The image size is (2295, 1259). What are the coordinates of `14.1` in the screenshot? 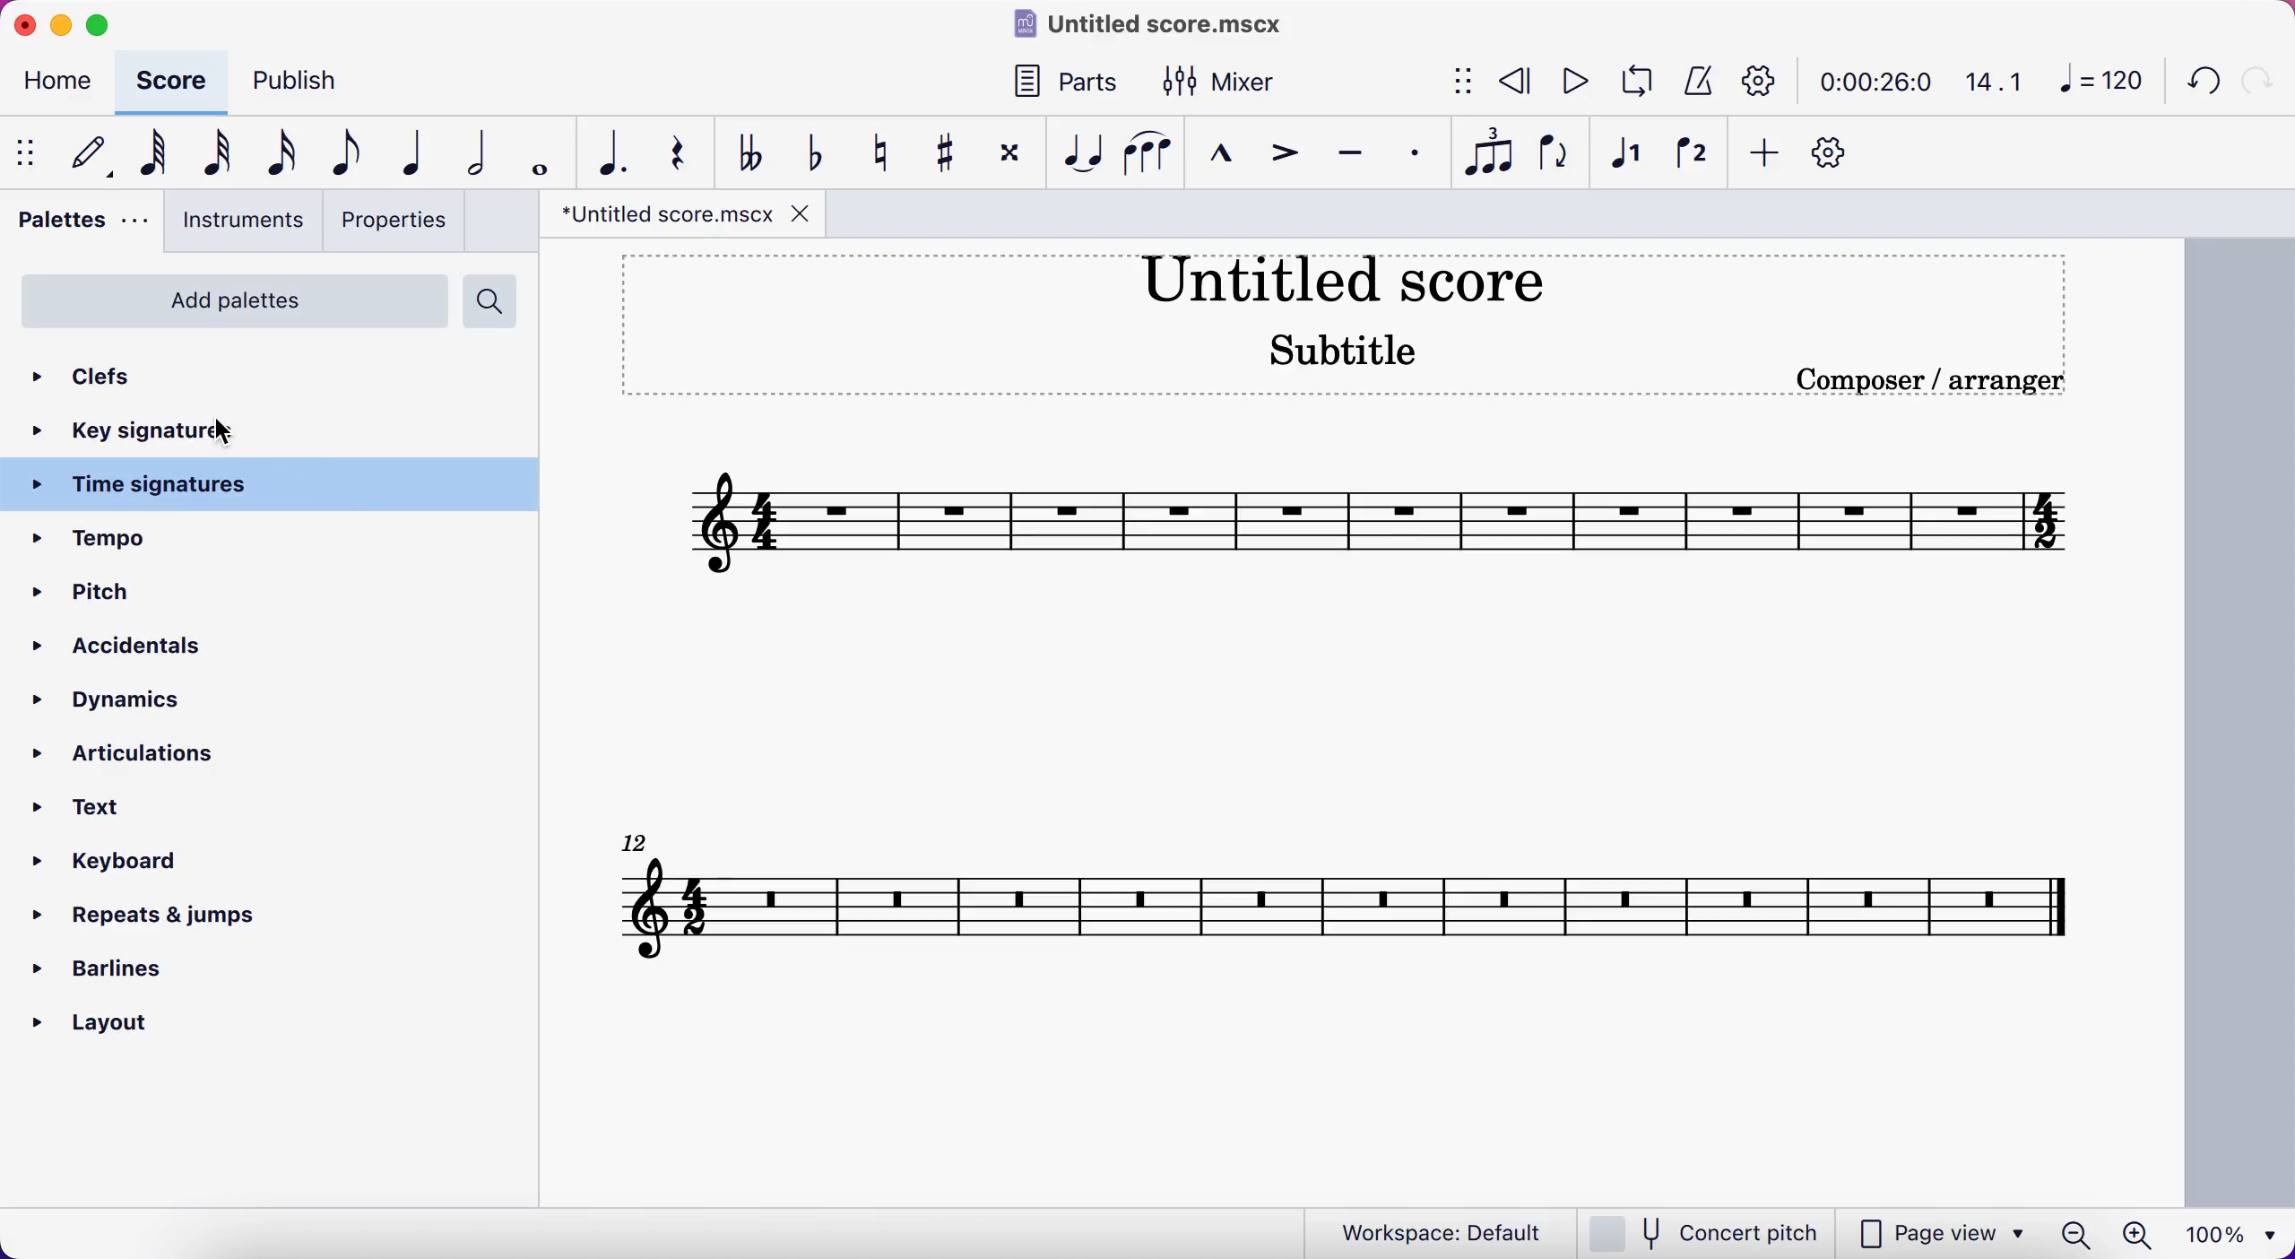 It's located at (1994, 77).